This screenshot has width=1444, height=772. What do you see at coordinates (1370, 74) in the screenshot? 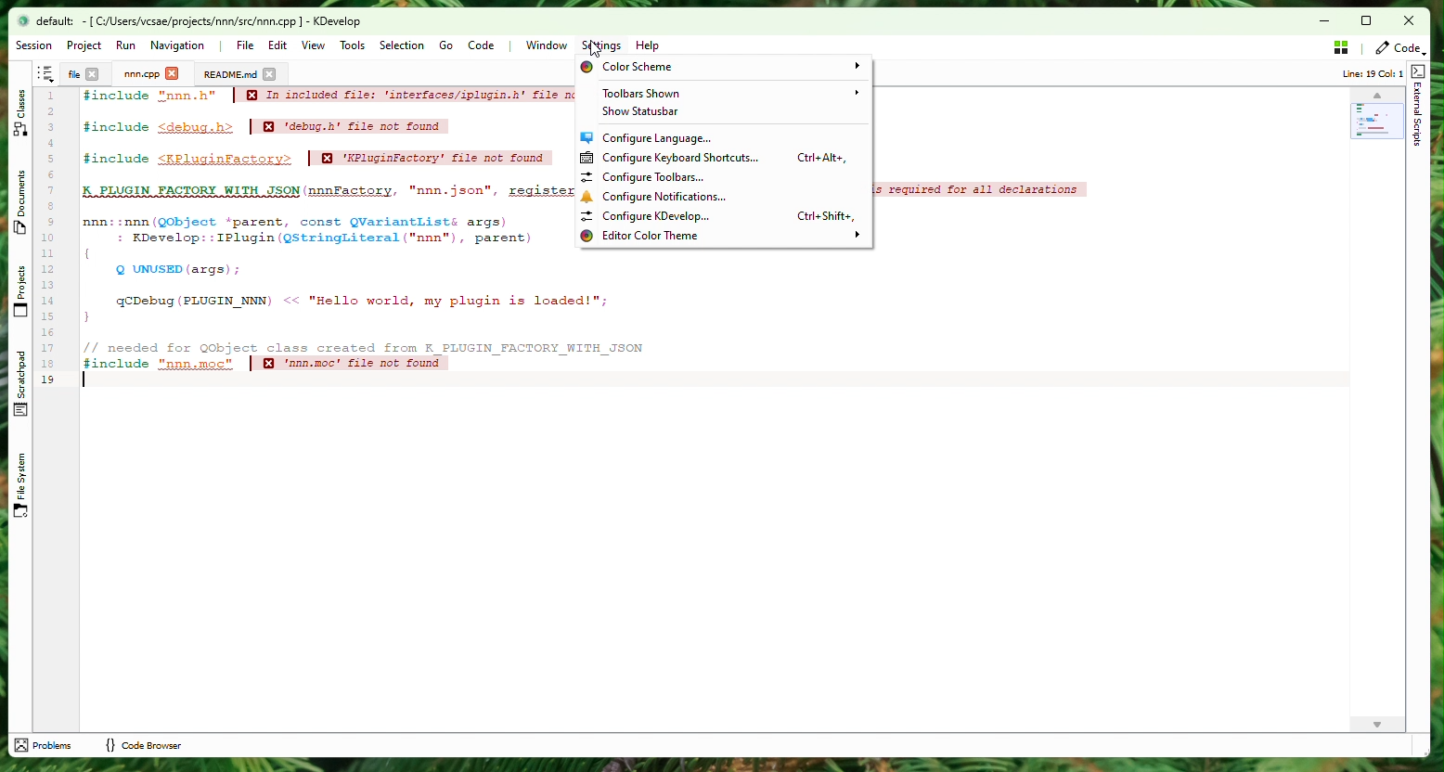
I see `info` at bounding box center [1370, 74].